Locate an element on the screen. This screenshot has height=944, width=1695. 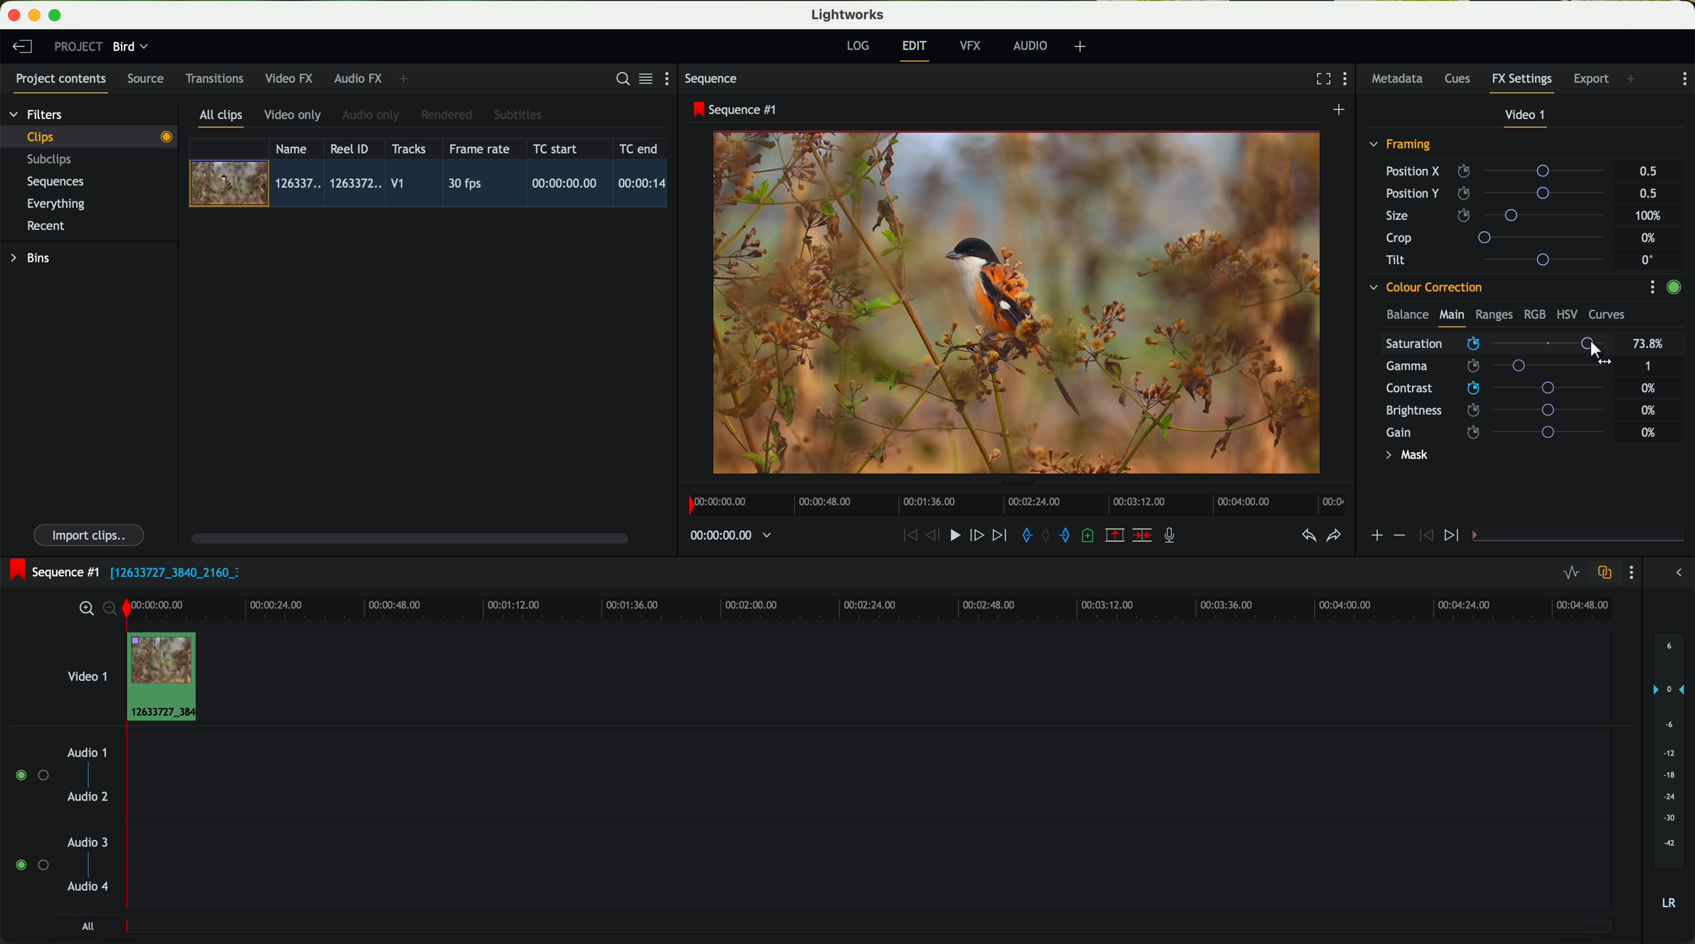
main is located at coordinates (1452, 317).